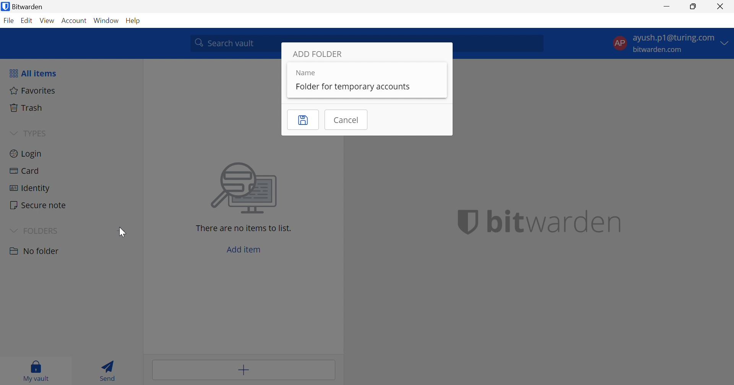 The image size is (734, 385). Describe the element at coordinates (24, 171) in the screenshot. I see `Card` at that location.